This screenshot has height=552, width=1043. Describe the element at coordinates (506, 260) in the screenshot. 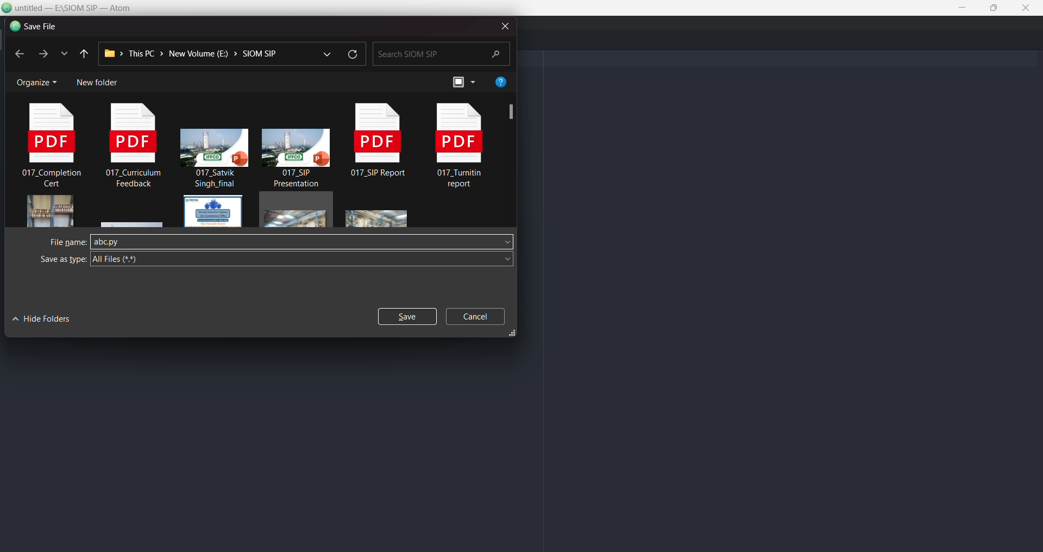

I see `save as type` at that location.